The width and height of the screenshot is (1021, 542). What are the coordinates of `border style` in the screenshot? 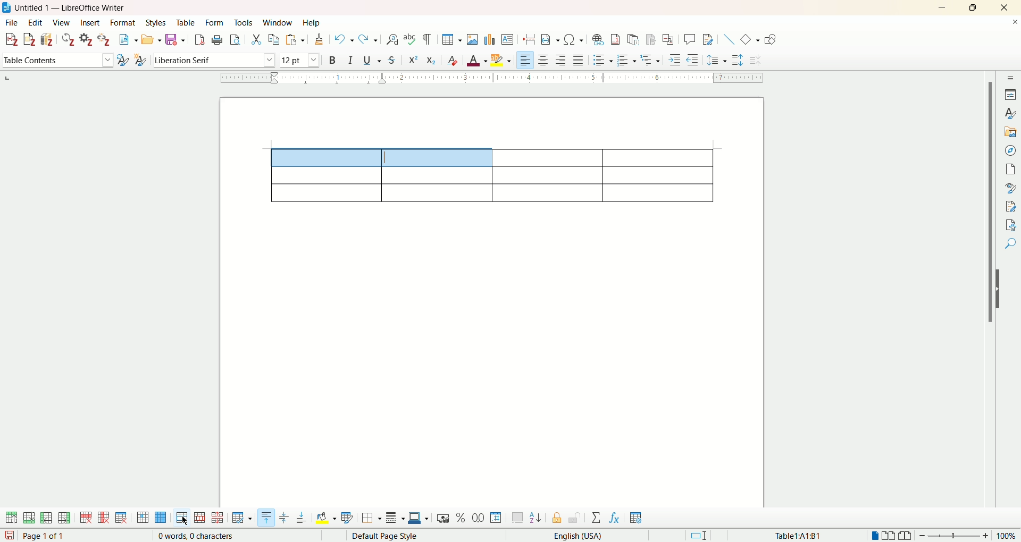 It's located at (397, 519).